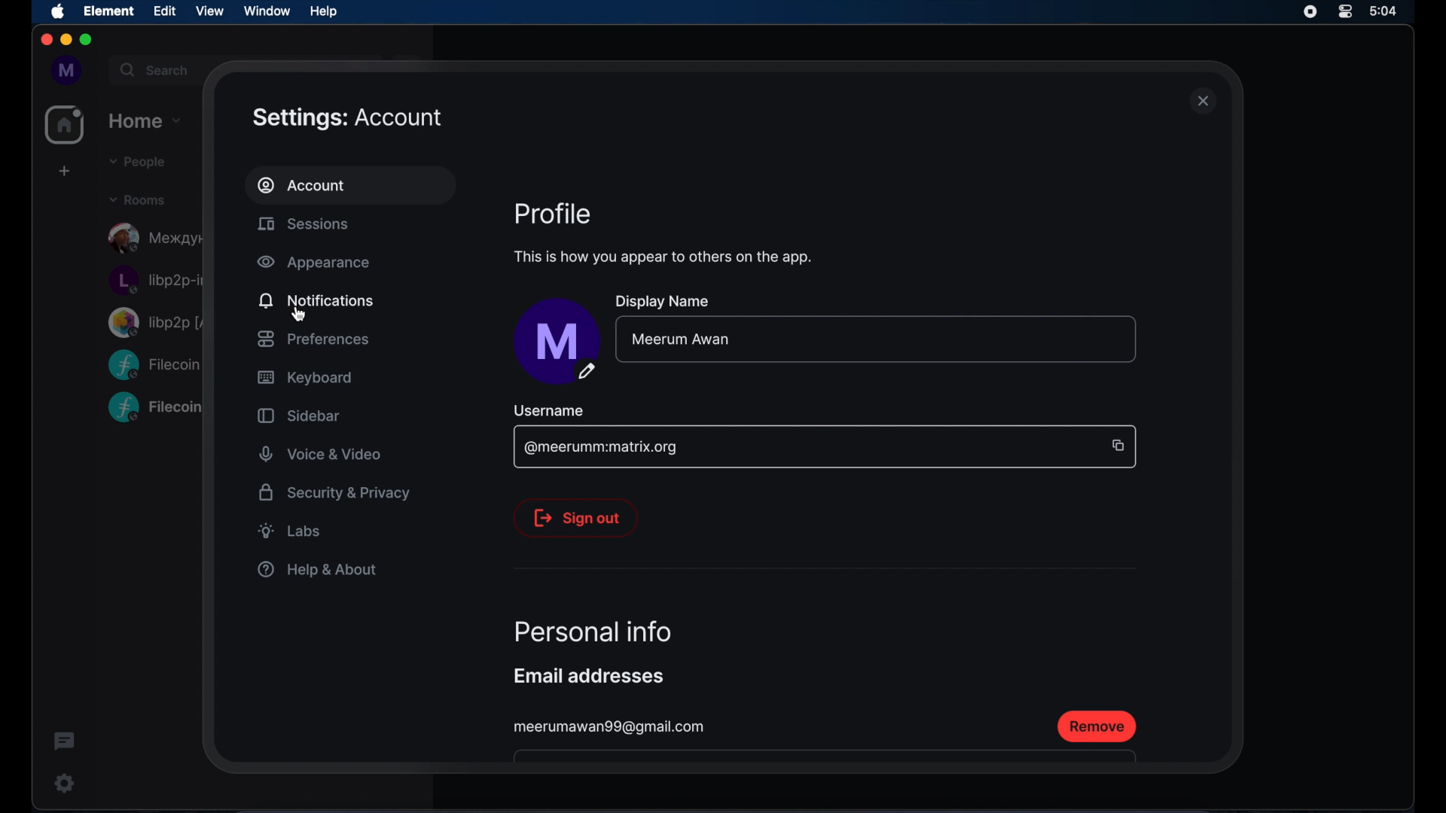 The width and height of the screenshot is (1446, 813). What do you see at coordinates (267, 11) in the screenshot?
I see `window` at bounding box center [267, 11].